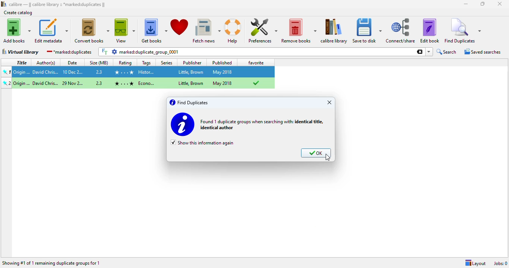 The image size is (509, 268). What do you see at coordinates (367, 31) in the screenshot?
I see `save to disk` at bounding box center [367, 31].